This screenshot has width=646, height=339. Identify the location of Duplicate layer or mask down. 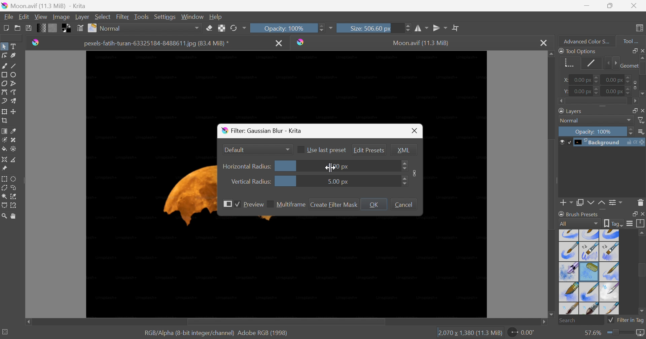
(580, 204).